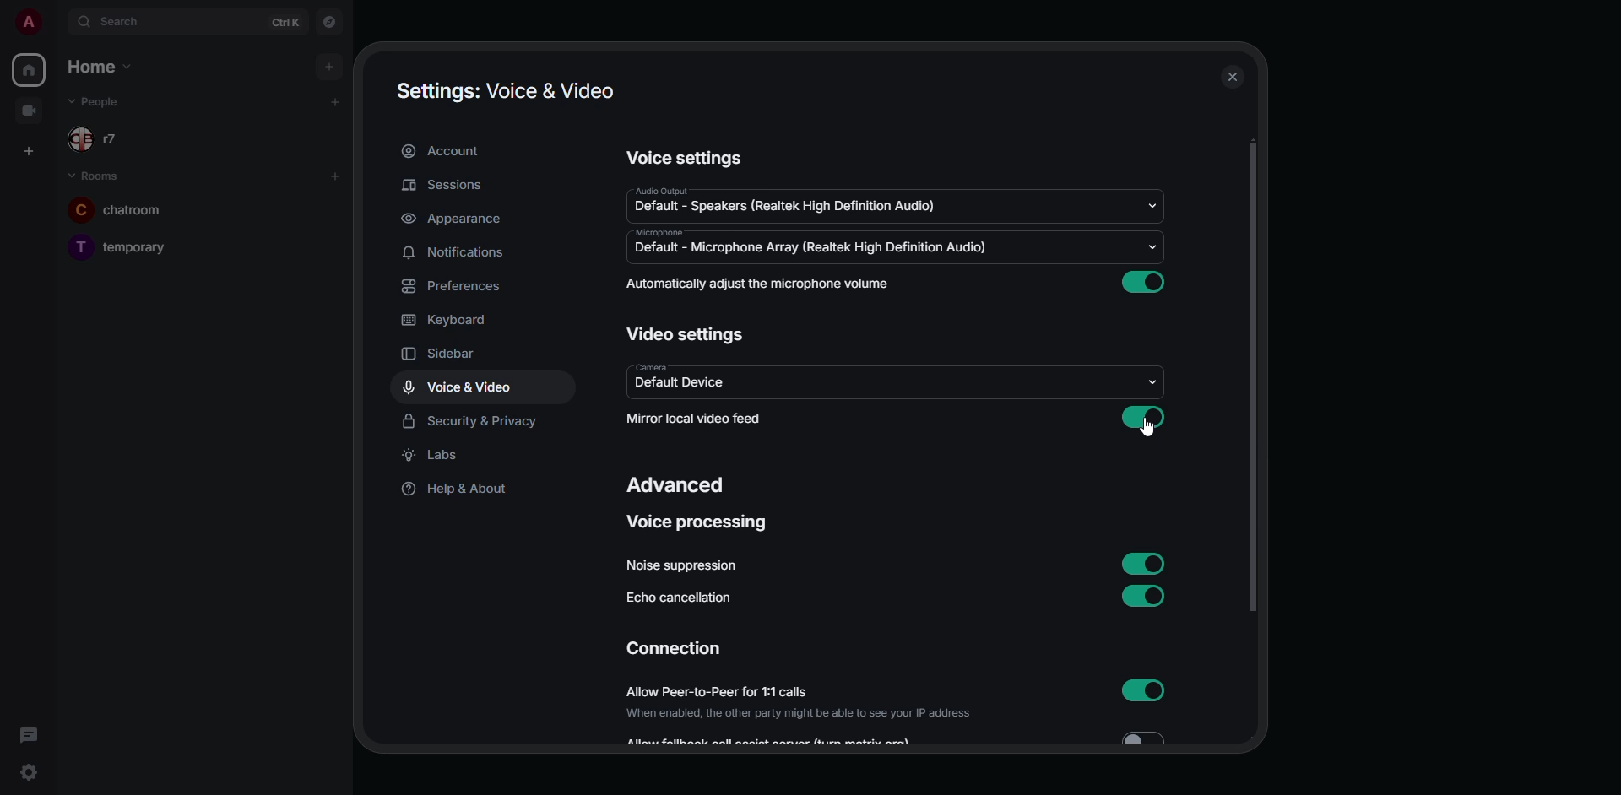 This screenshot has height=795, width=1621. Describe the element at coordinates (104, 139) in the screenshot. I see `r7` at that location.